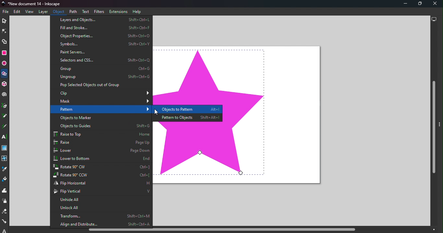 The image size is (443, 233). I want to click on Toggle command panel, so click(440, 128).